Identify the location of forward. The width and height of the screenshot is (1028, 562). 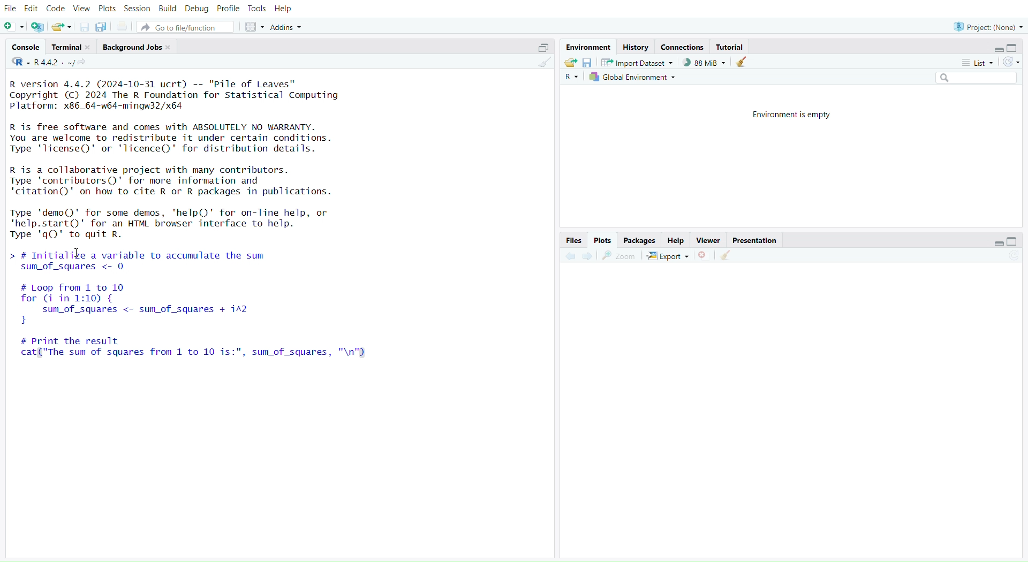
(588, 257).